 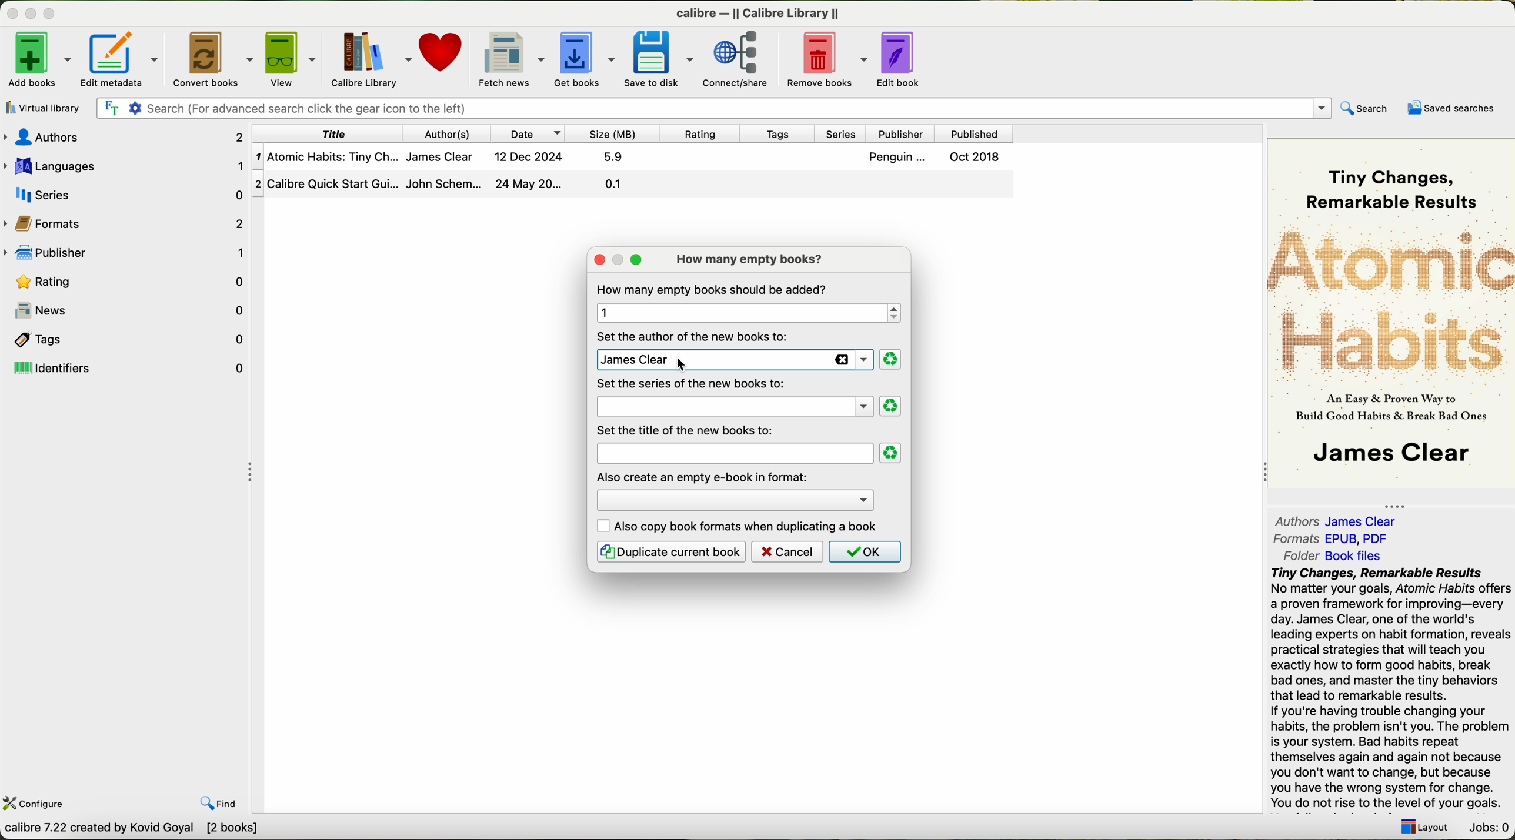 I want to click on folder, so click(x=1331, y=556).